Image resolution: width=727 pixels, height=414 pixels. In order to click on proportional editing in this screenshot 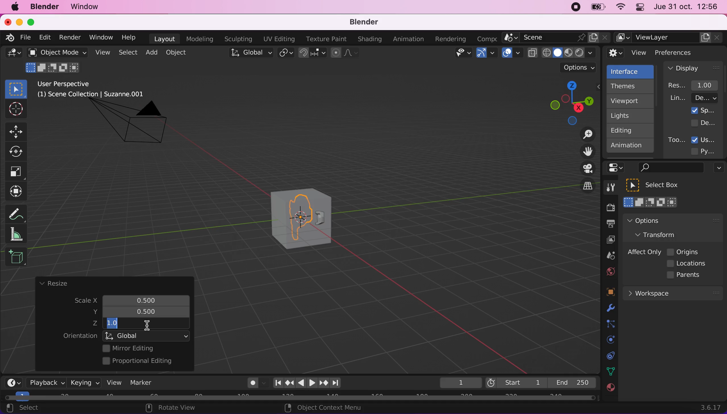, I will do `click(141, 361)`.